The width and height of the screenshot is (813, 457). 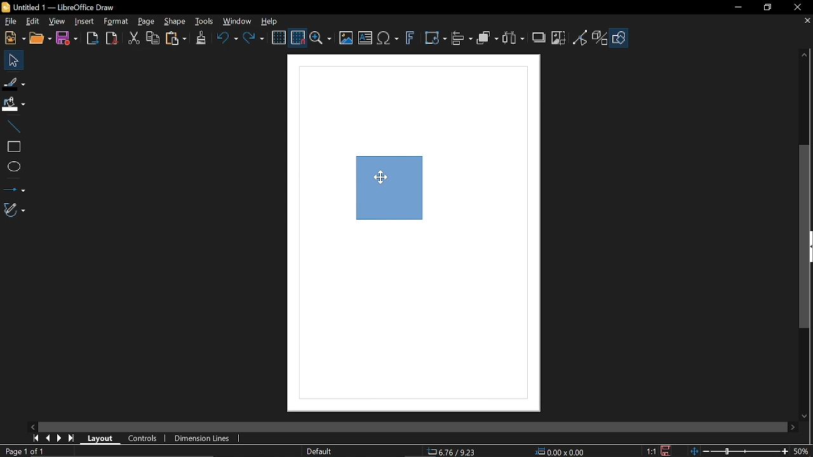 I want to click on Move, so click(x=13, y=60).